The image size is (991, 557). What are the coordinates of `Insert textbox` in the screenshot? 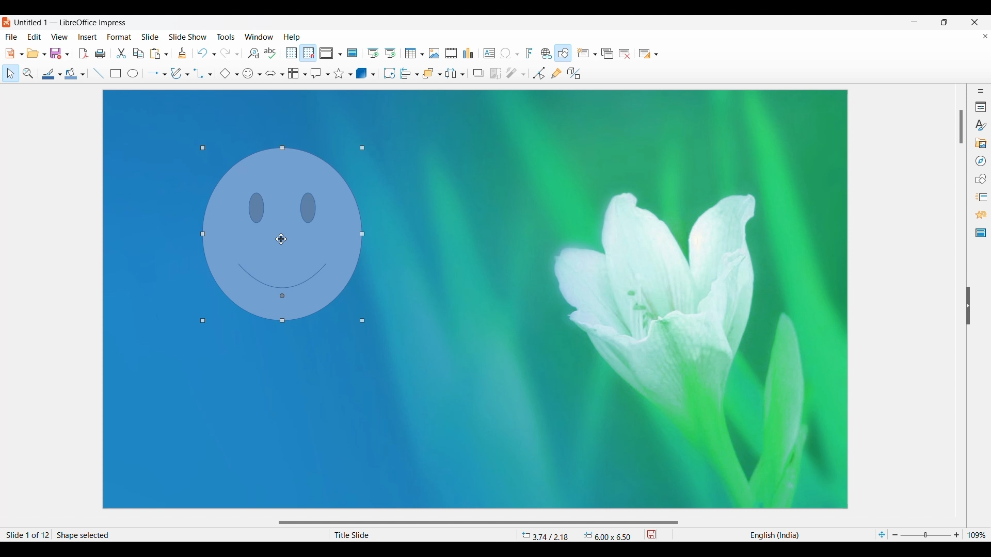 It's located at (489, 54).